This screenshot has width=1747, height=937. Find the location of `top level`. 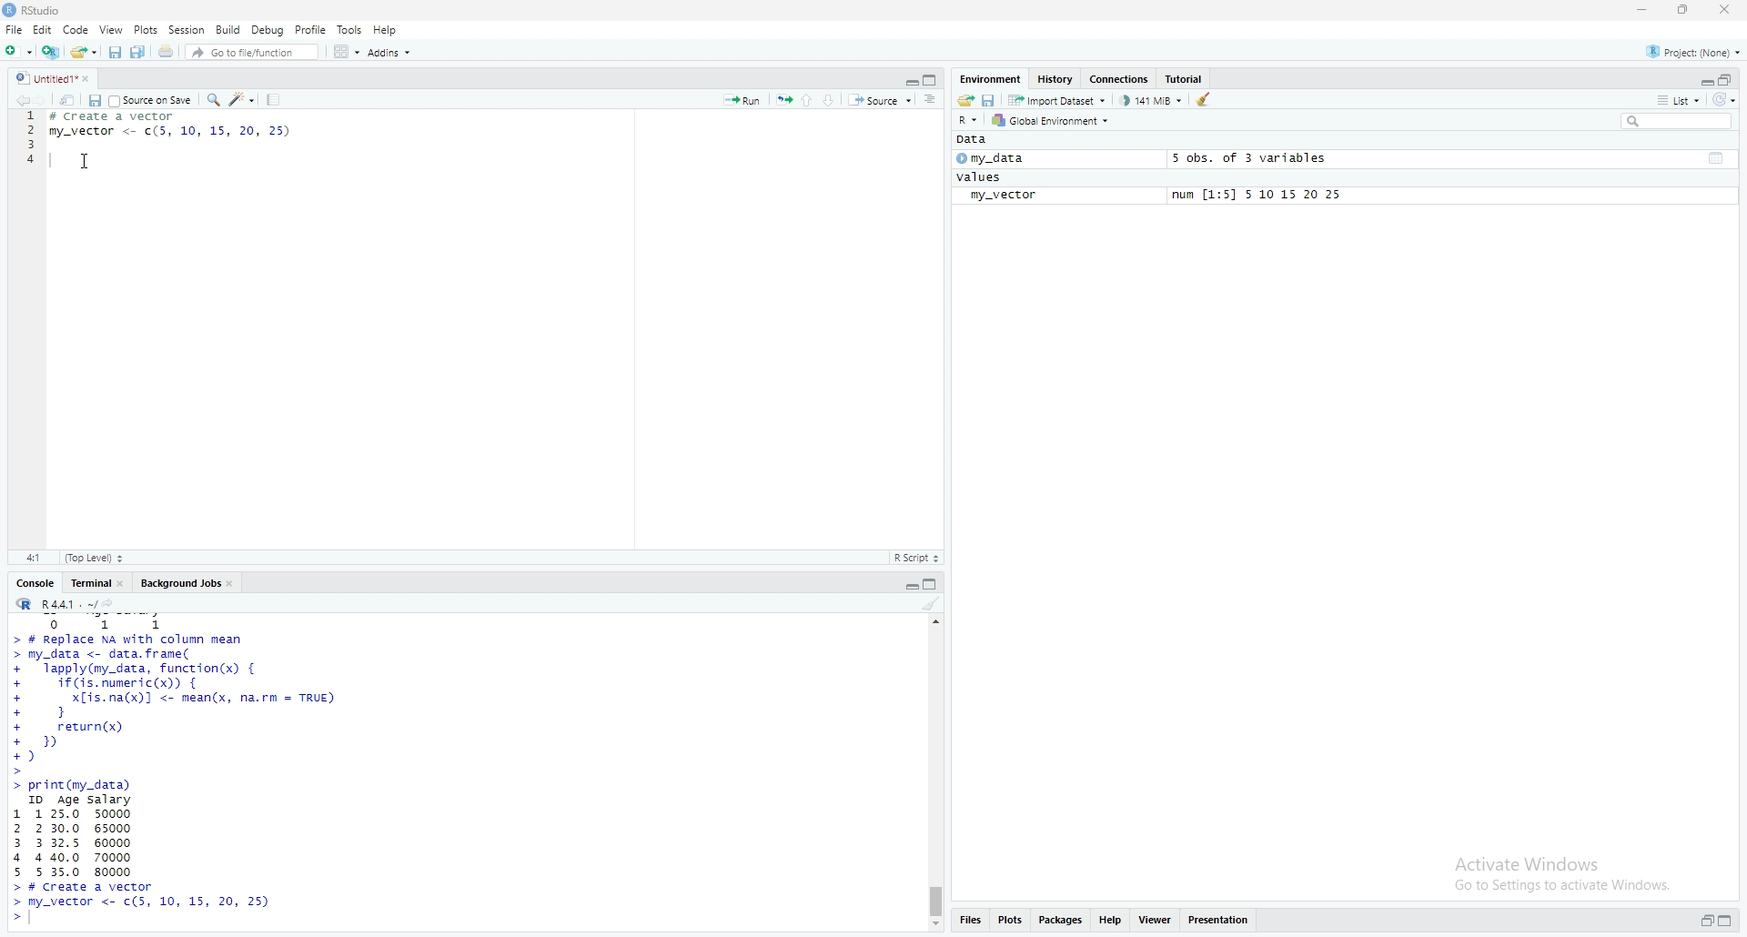

top level is located at coordinates (95, 559).